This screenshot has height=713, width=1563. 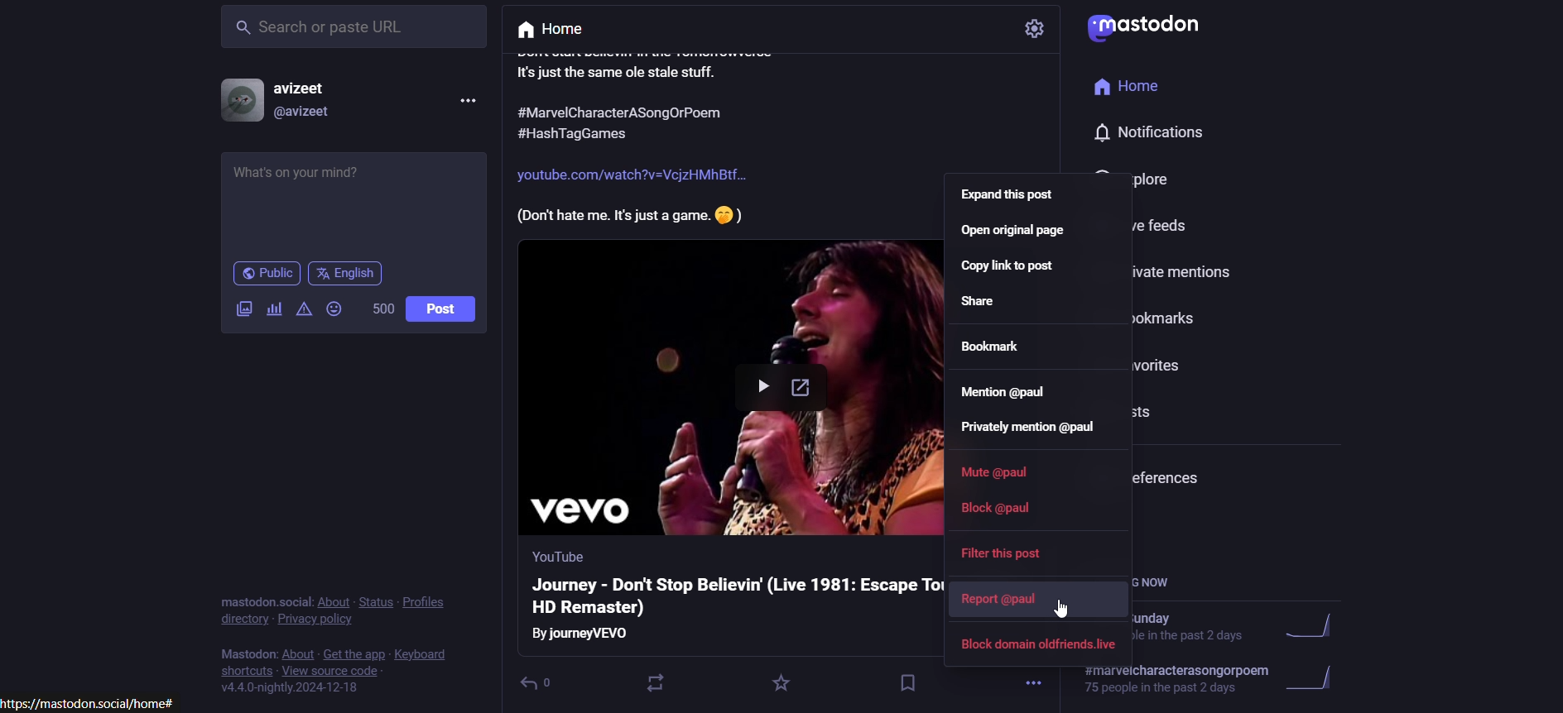 What do you see at coordinates (1035, 680) in the screenshot?
I see `more` at bounding box center [1035, 680].